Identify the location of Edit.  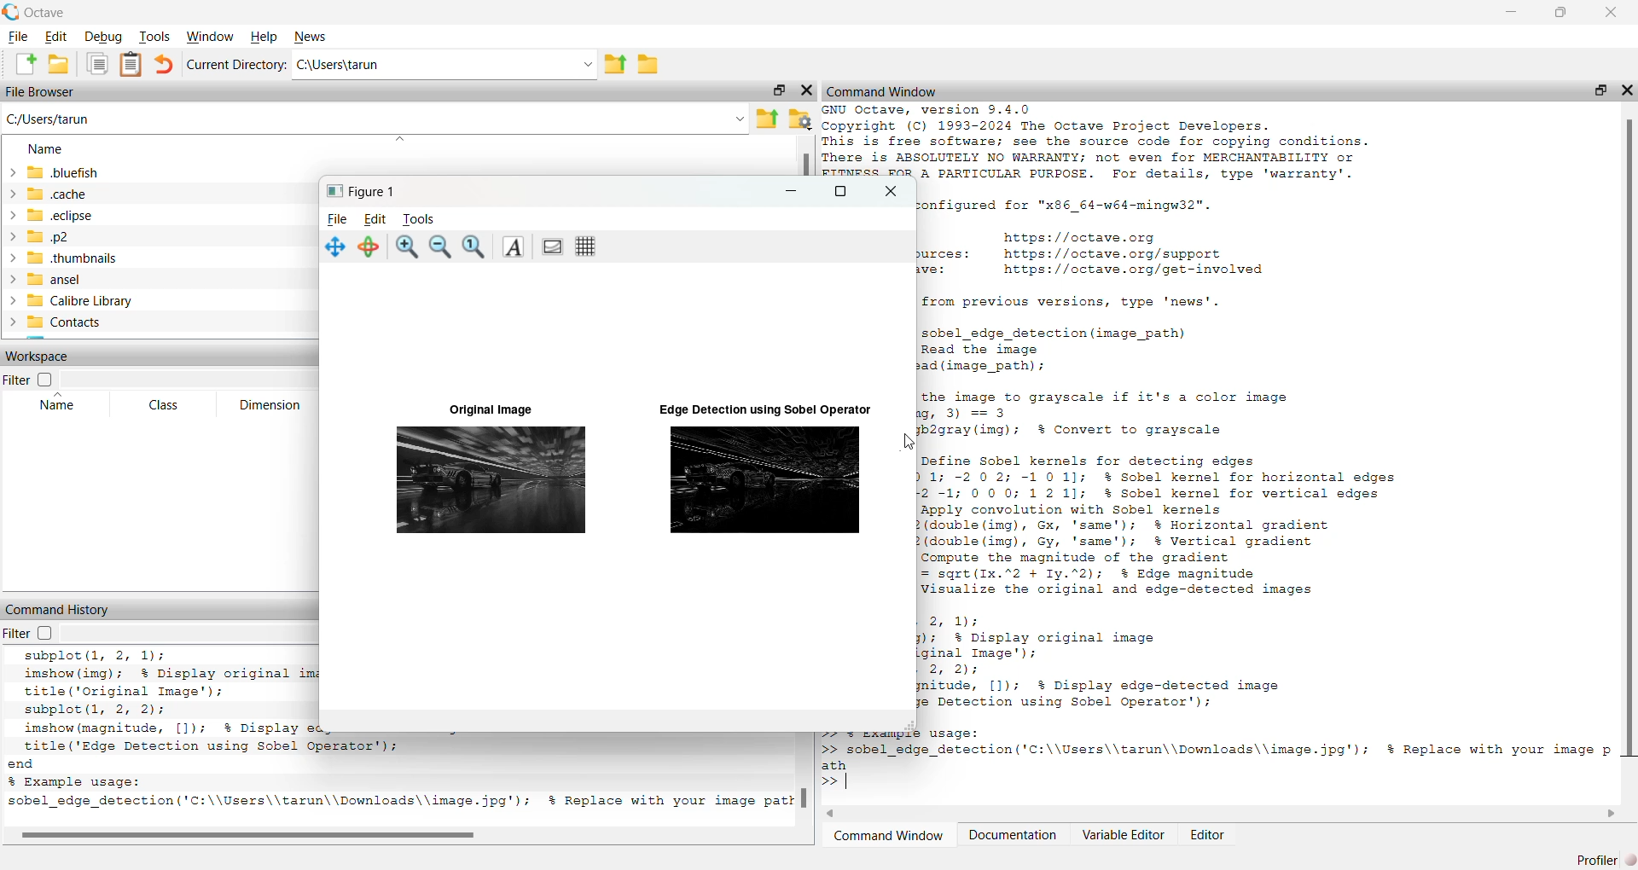
(58, 36).